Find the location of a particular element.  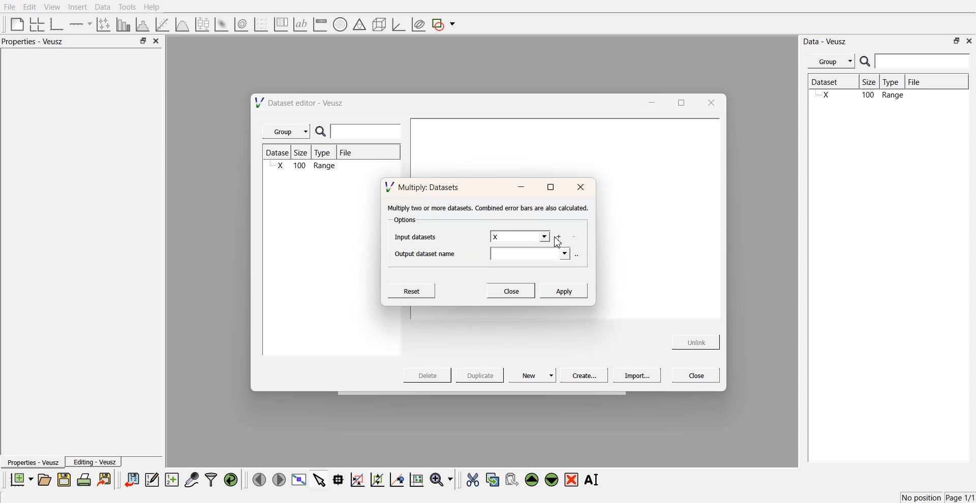

3d shapes is located at coordinates (377, 24).